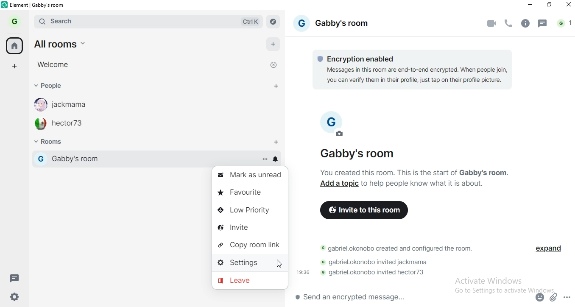 The width and height of the screenshot is (575, 307). I want to click on restore, so click(550, 5).